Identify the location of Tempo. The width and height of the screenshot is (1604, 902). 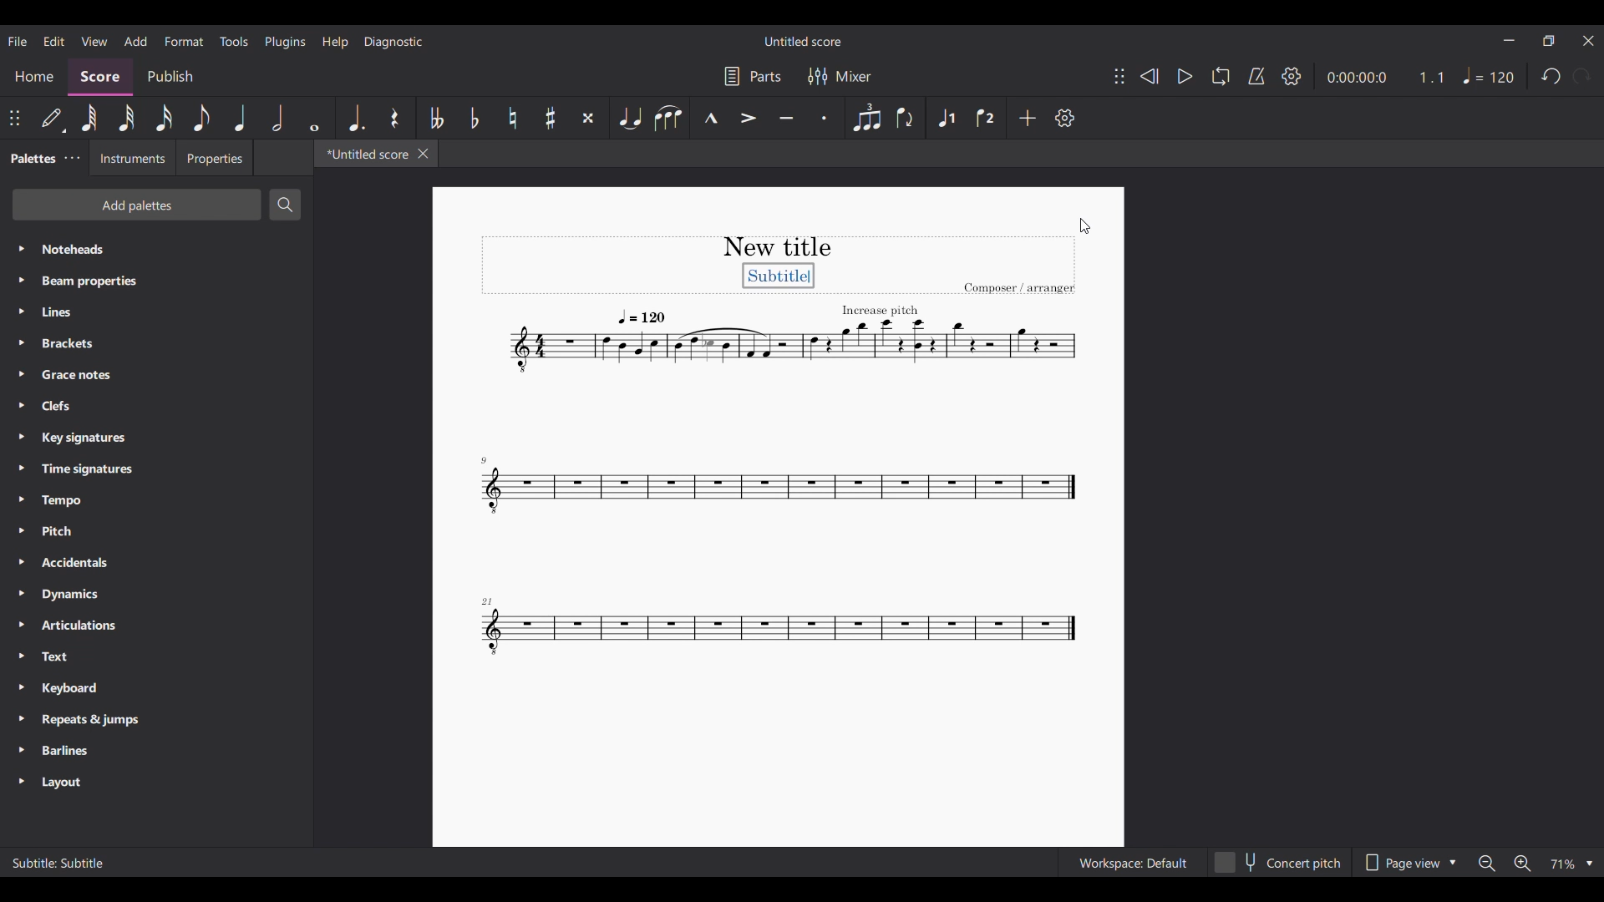
(1488, 75).